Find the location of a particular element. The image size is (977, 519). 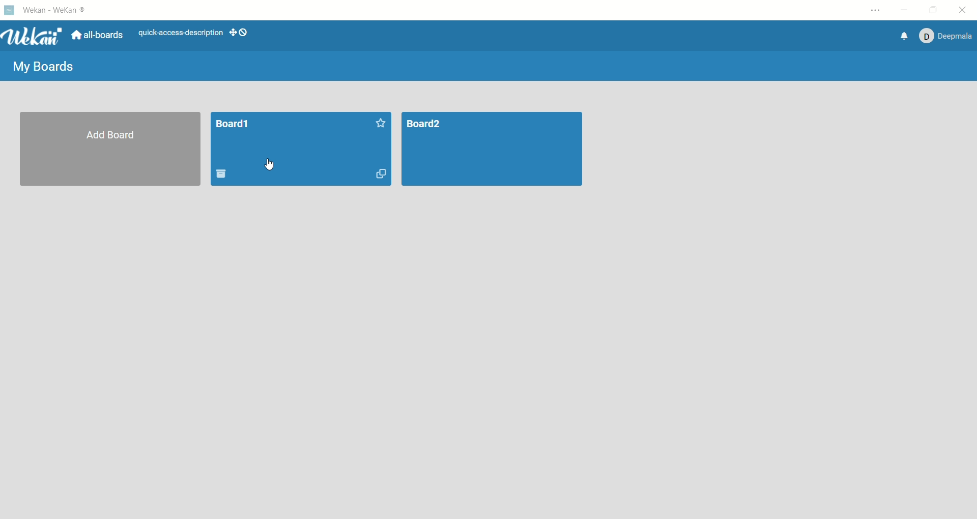

my boards is located at coordinates (45, 66).